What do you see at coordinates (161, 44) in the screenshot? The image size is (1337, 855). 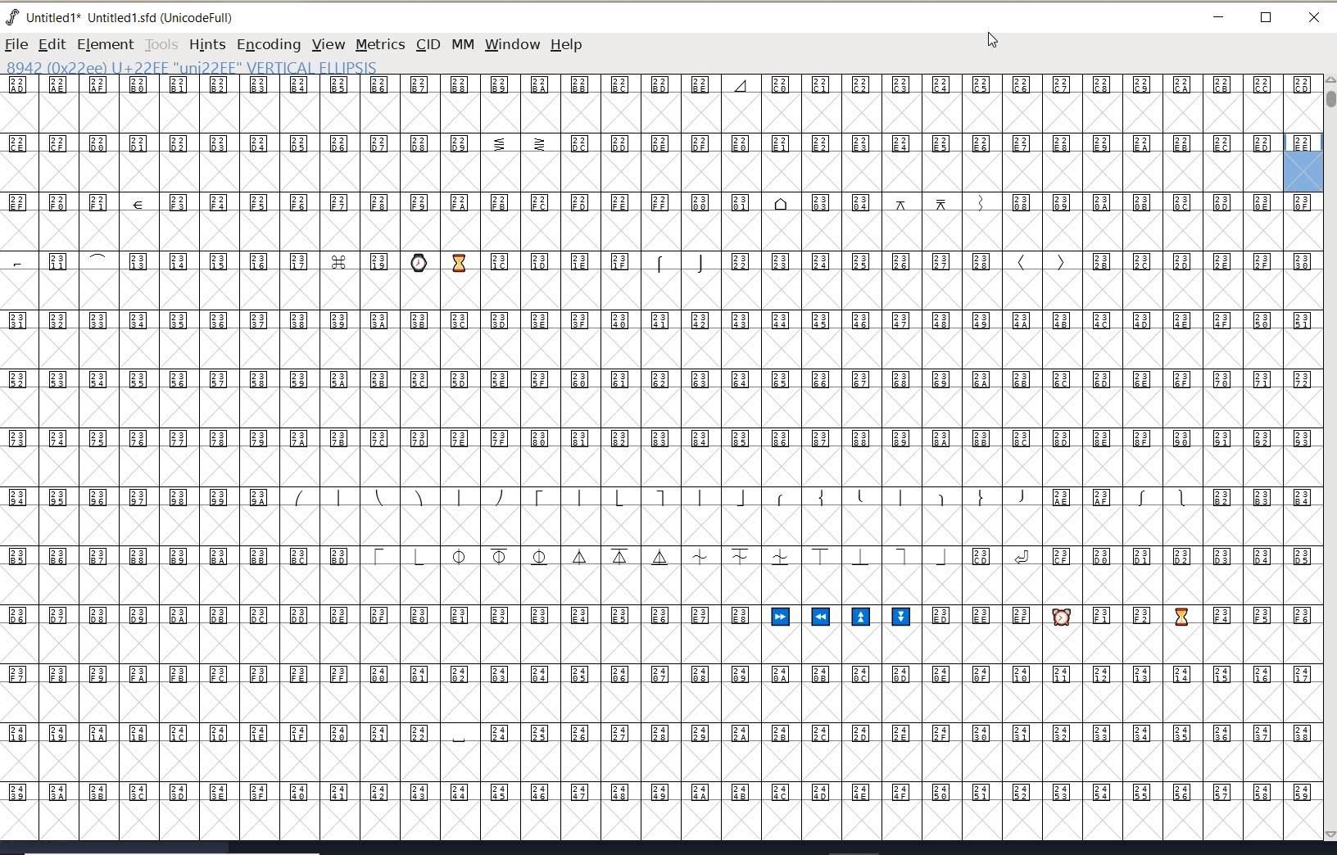 I see `TOOLS` at bounding box center [161, 44].